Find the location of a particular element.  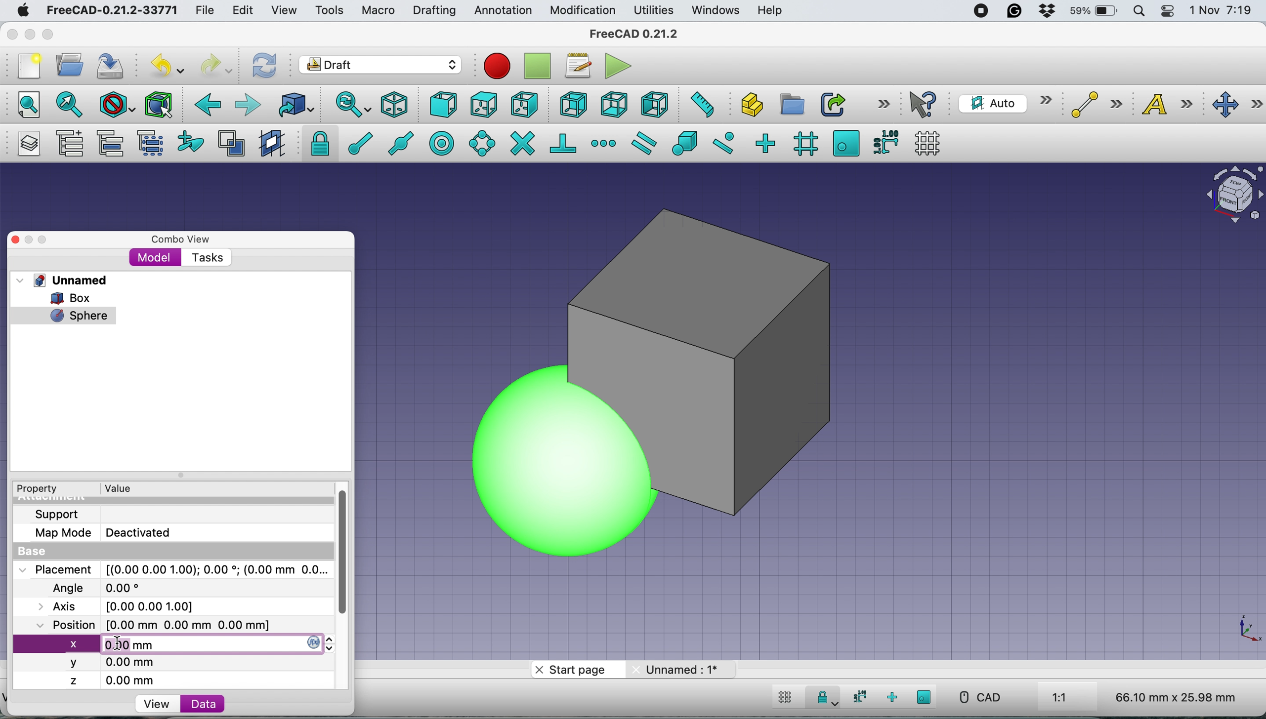

position is located at coordinates (162, 624).